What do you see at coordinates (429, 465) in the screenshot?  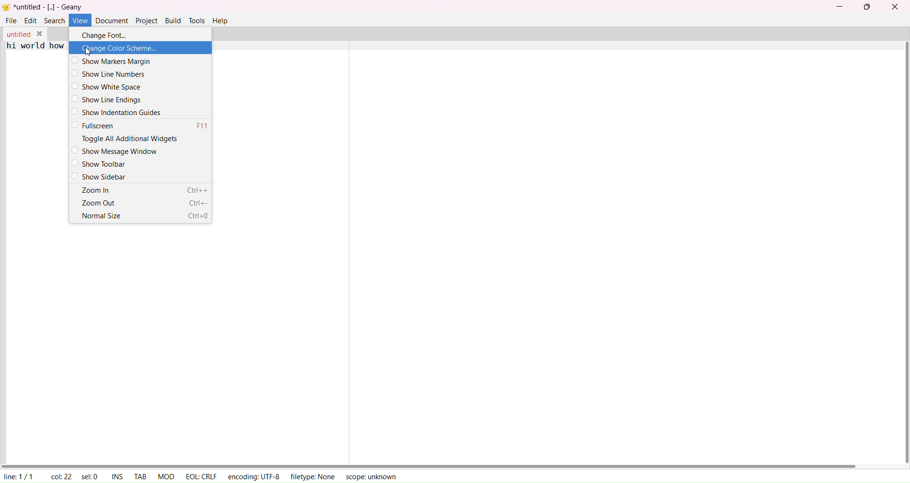 I see `horizontal scroll bar` at bounding box center [429, 465].